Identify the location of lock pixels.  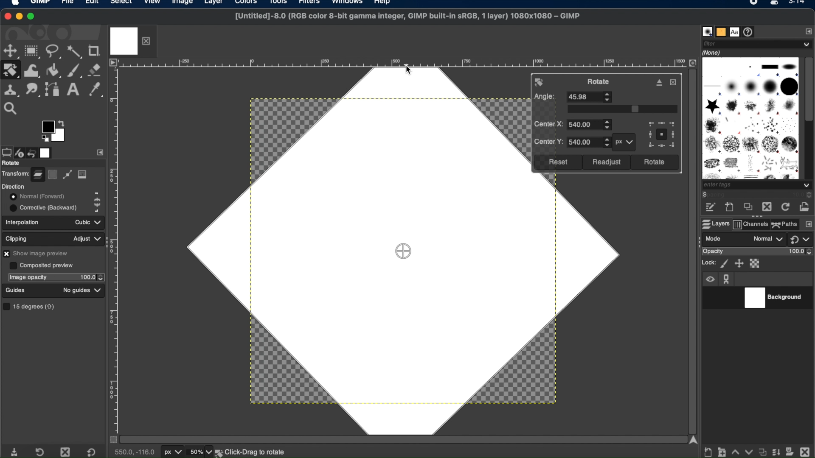
(724, 263).